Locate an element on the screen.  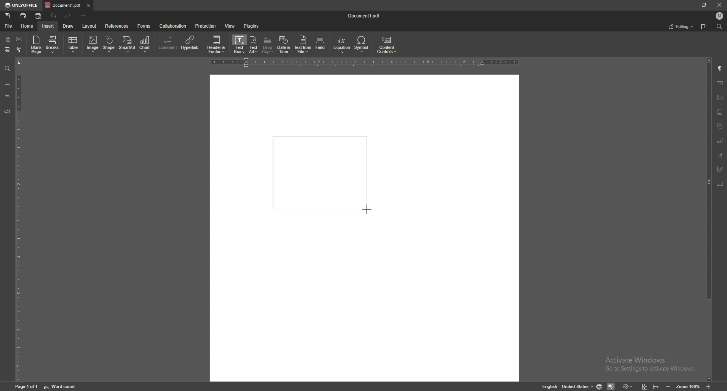
close tab is located at coordinates (88, 5).